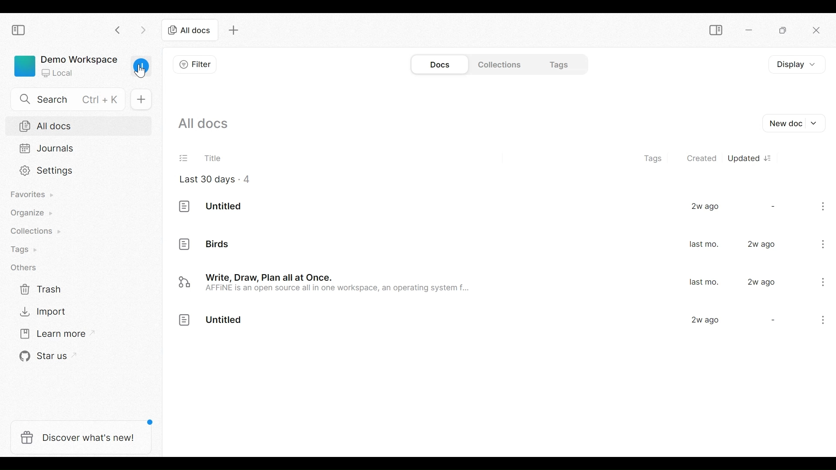 The width and height of the screenshot is (836, 470). What do you see at coordinates (20, 30) in the screenshot?
I see `Show/Hide Sidebar` at bounding box center [20, 30].